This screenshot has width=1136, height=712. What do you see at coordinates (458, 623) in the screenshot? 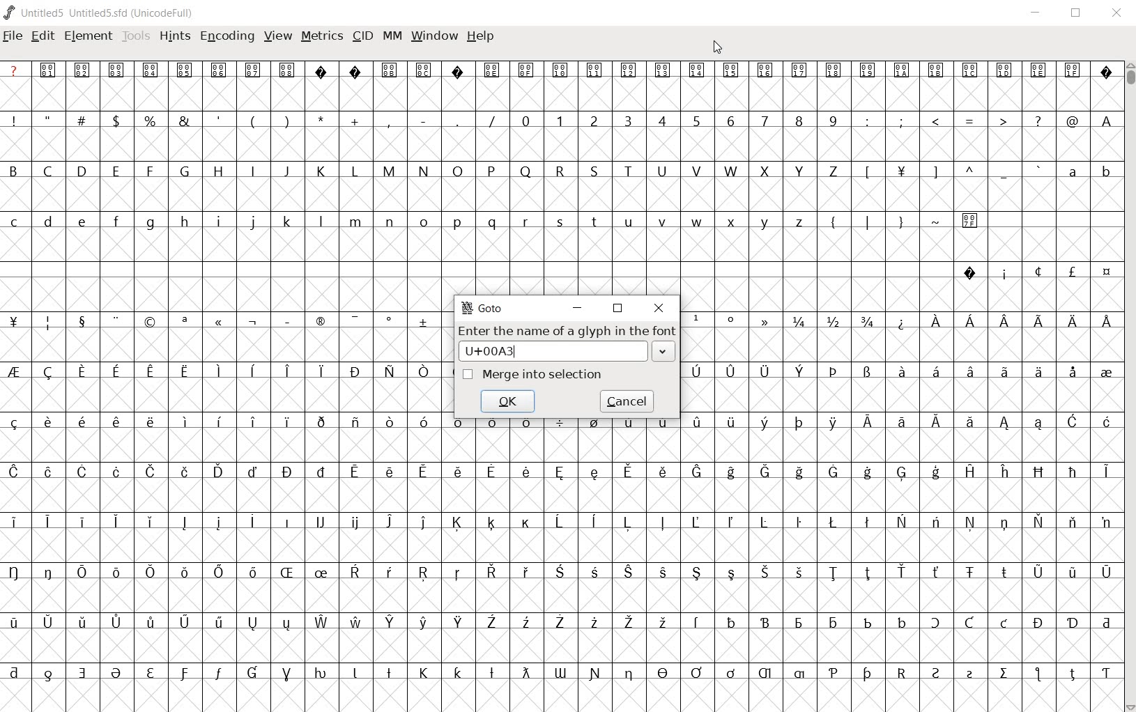
I see `Symbol` at bounding box center [458, 623].